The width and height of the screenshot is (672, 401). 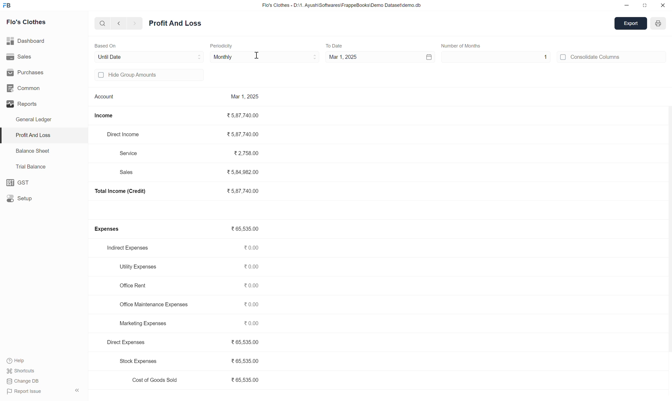 I want to click on Search bar, so click(x=99, y=25).